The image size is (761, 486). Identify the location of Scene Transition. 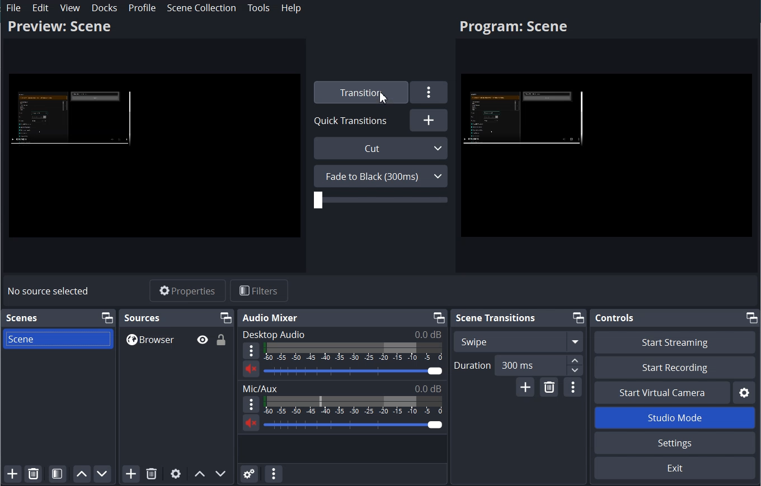
(495, 317).